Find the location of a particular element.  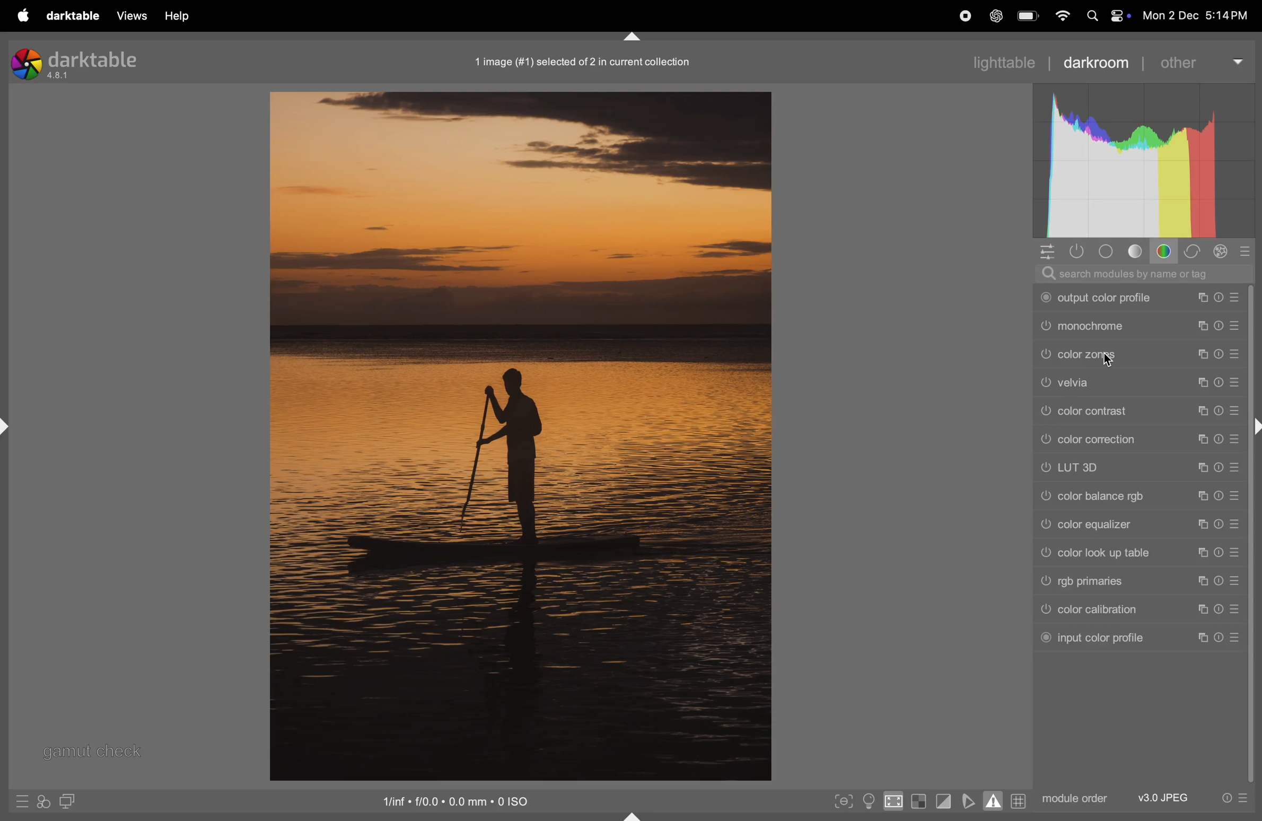

color correction is located at coordinates (1105, 439).